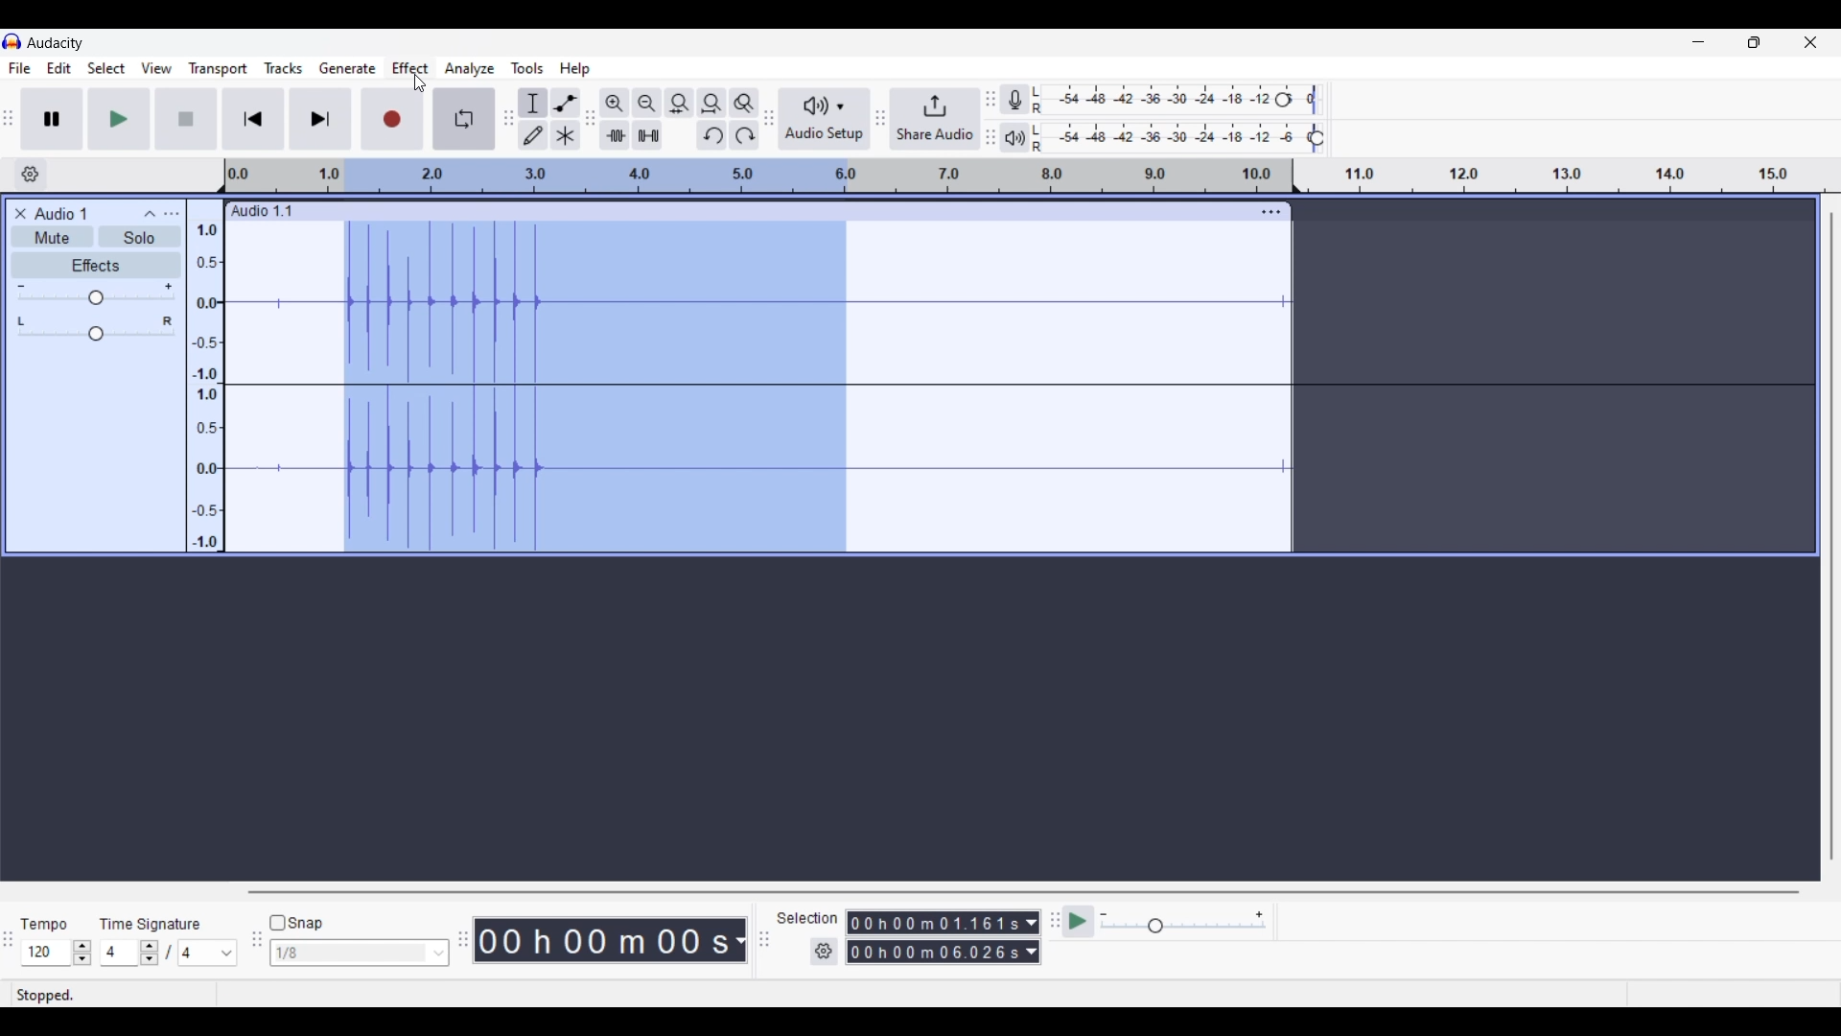 This screenshot has height=1036, width=1841. What do you see at coordinates (573, 68) in the screenshot?
I see `Help menu` at bounding box center [573, 68].